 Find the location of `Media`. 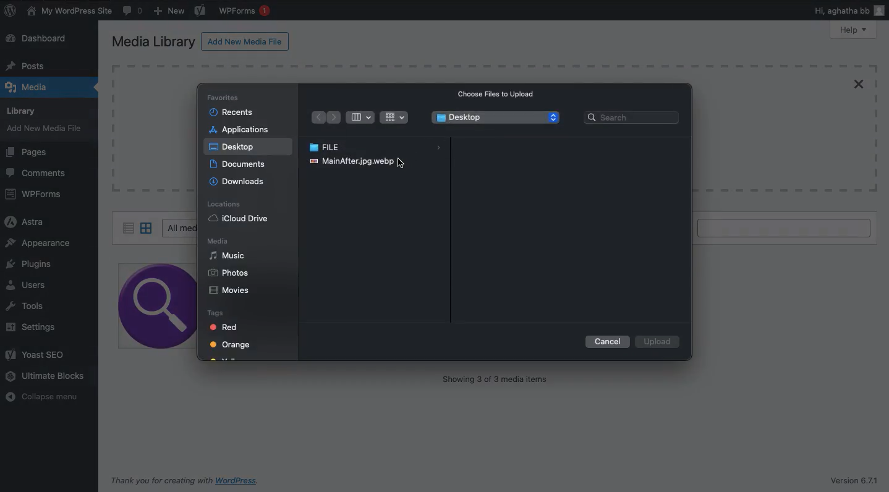

Media is located at coordinates (219, 240).